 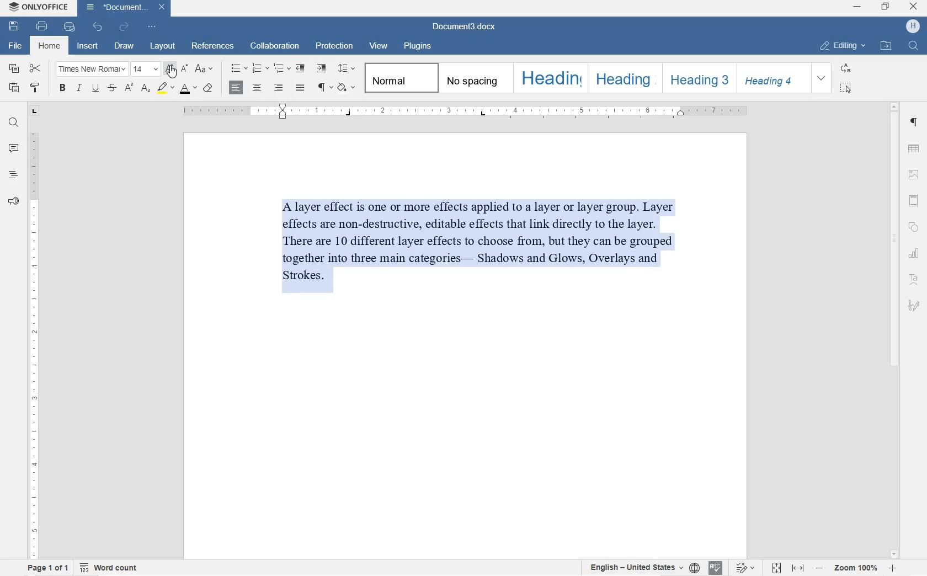 What do you see at coordinates (886, 8) in the screenshot?
I see `RESTORE` at bounding box center [886, 8].